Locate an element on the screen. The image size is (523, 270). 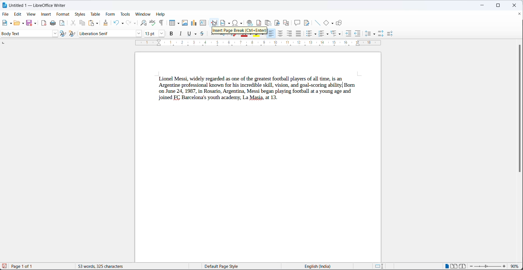
line spacing options is located at coordinates (368, 33).